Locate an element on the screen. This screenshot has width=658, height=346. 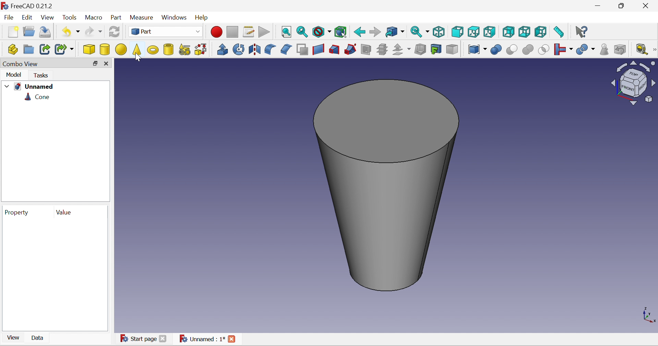
Windows is located at coordinates (174, 17).